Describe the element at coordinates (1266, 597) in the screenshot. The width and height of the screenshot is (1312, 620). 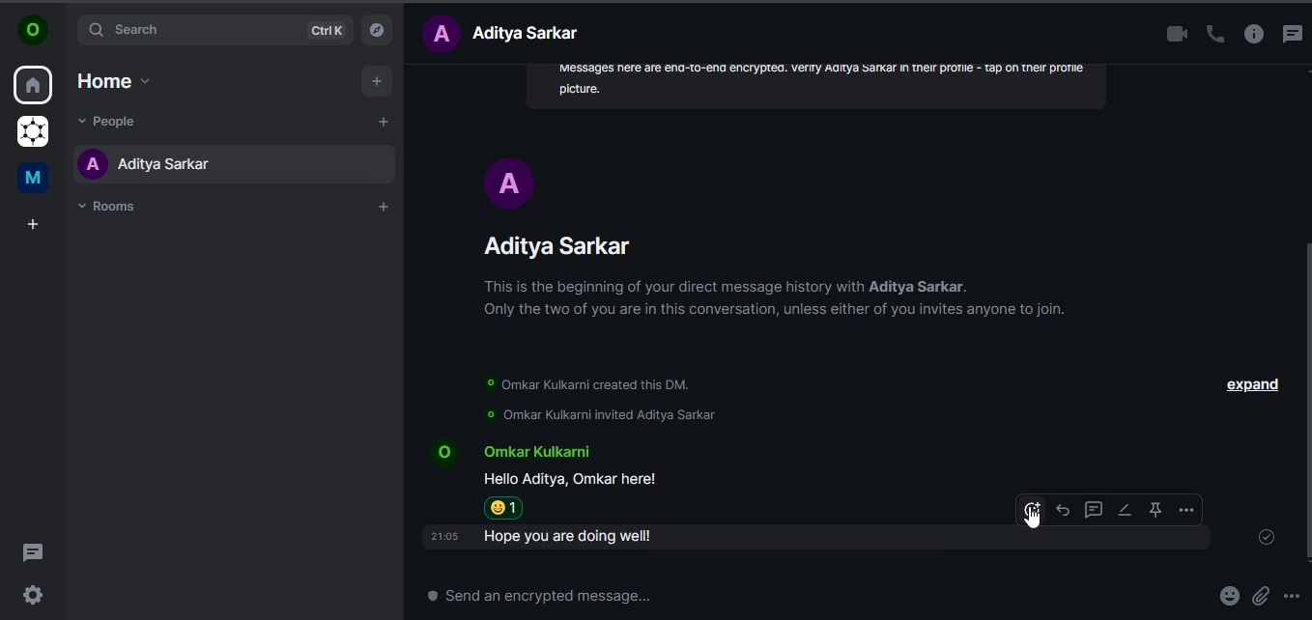
I see `attachments` at that location.